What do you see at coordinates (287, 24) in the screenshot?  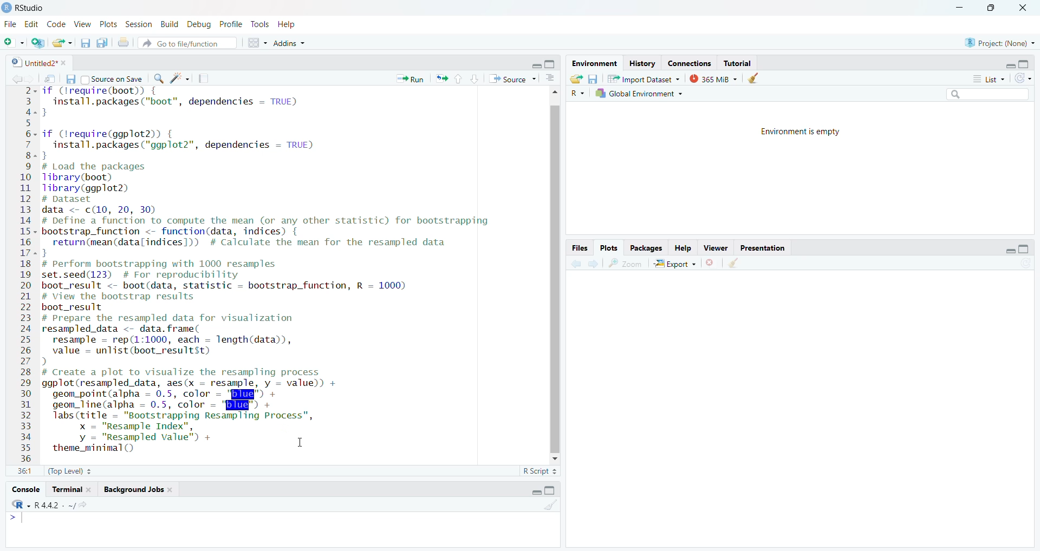 I see ` Help` at bounding box center [287, 24].